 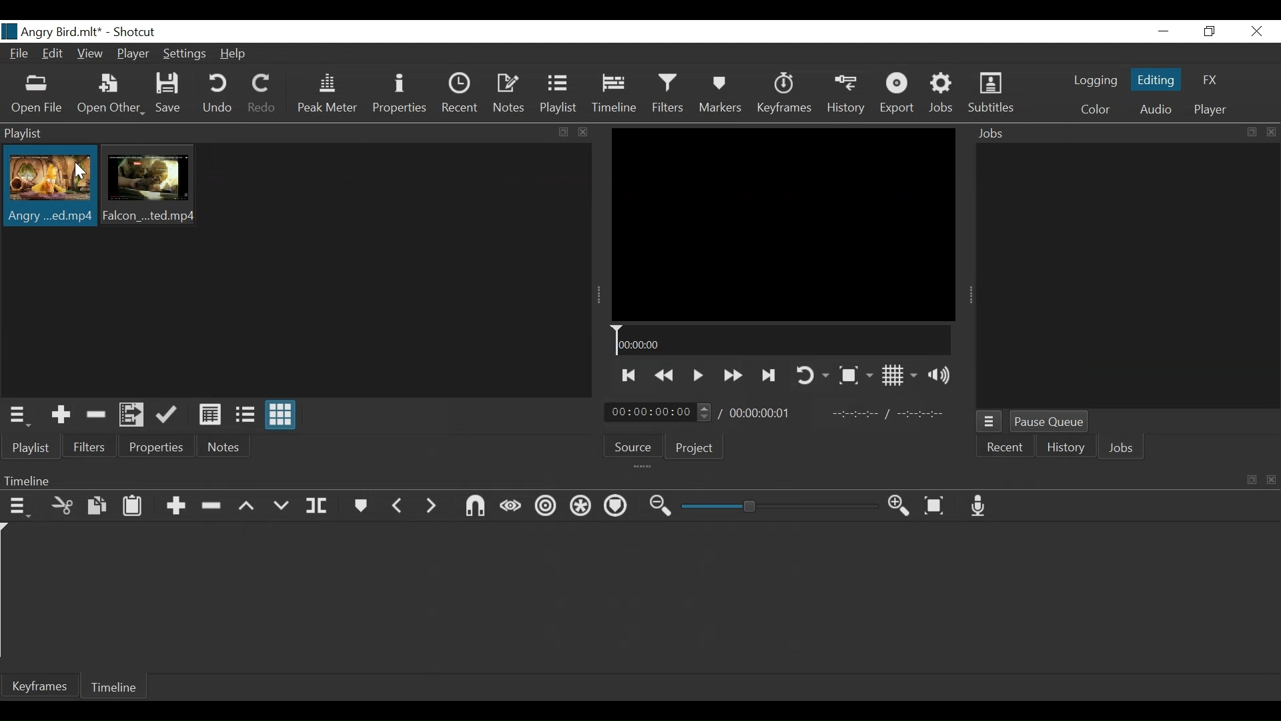 What do you see at coordinates (890, 415) in the screenshot?
I see `In Point` at bounding box center [890, 415].